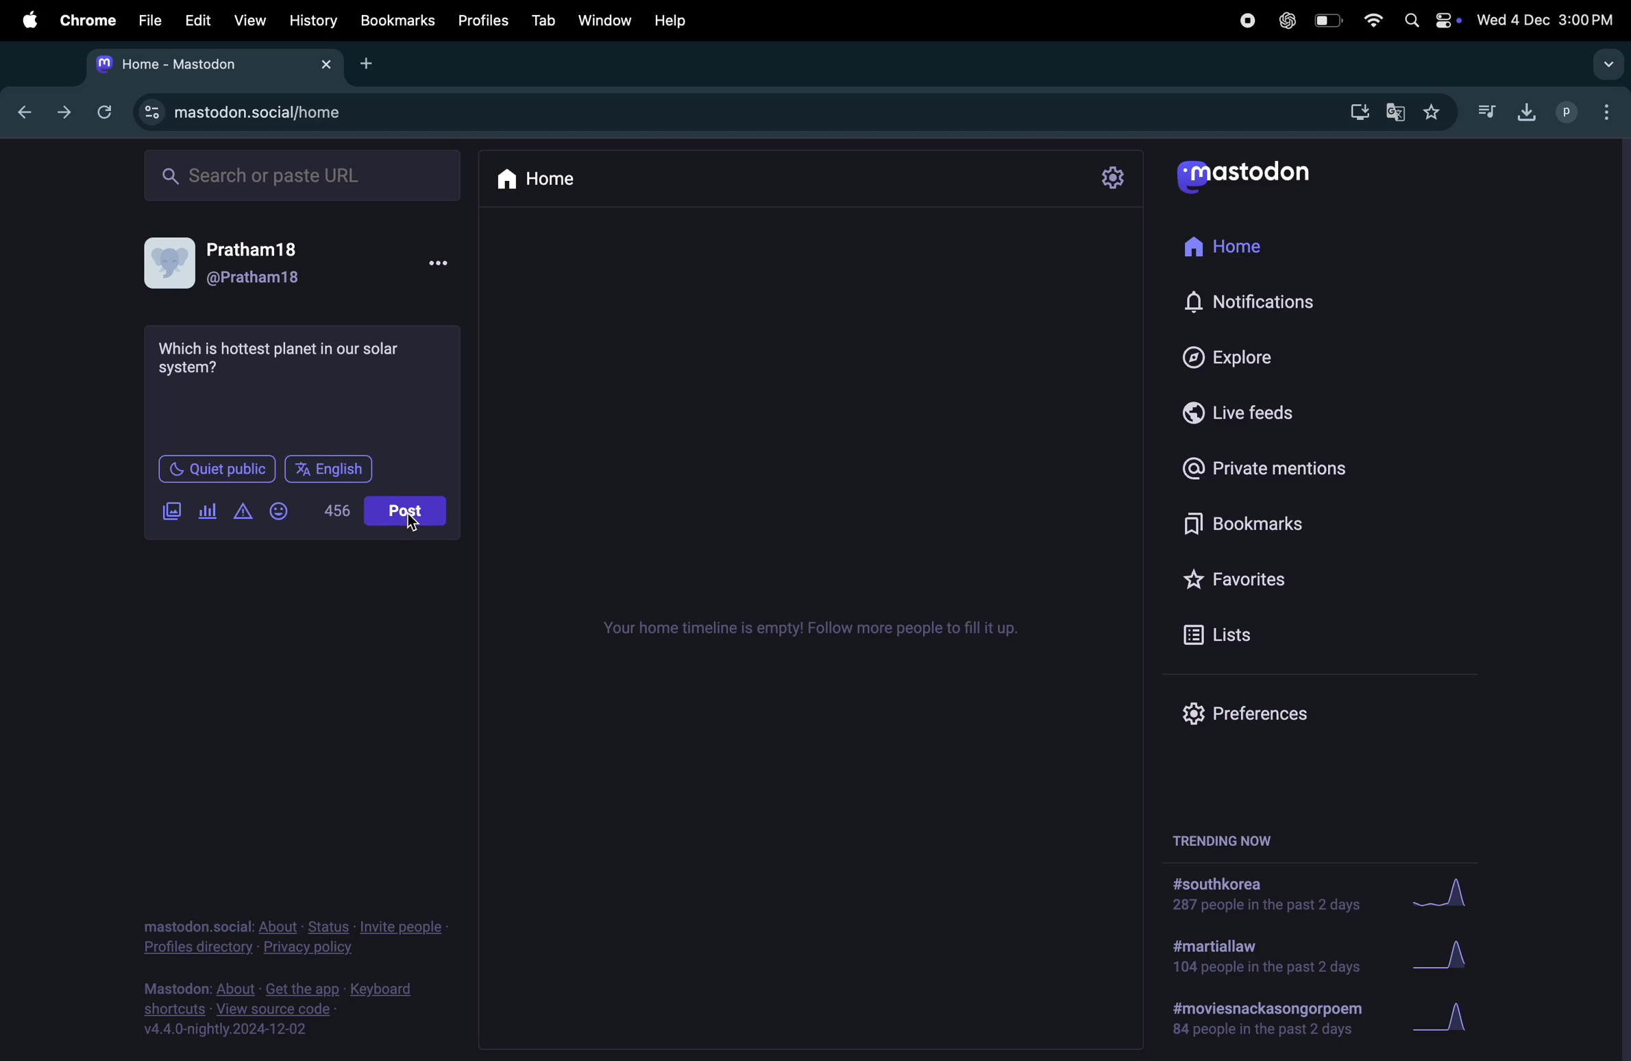 The image size is (1631, 1061). What do you see at coordinates (482, 20) in the screenshot?
I see `profiles` at bounding box center [482, 20].